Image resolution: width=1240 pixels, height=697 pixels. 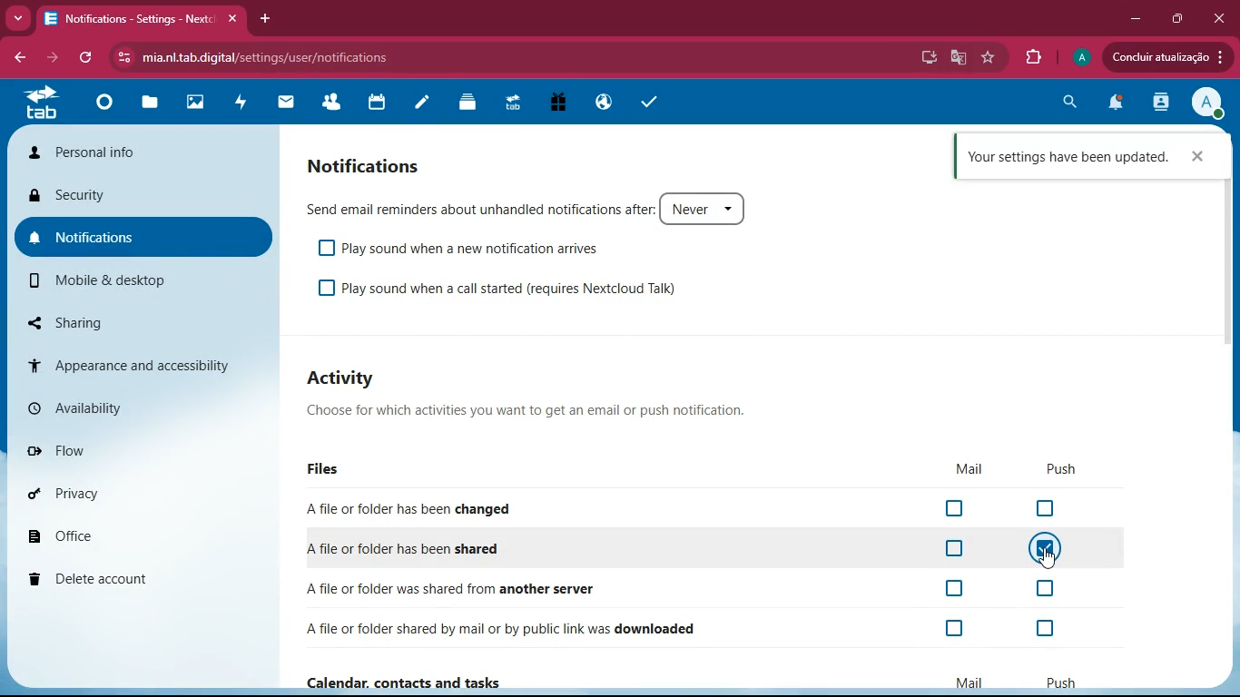 What do you see at coordinates (88, 490) in the screenshot?
I see `privacy` at bounding box center [88, 490].